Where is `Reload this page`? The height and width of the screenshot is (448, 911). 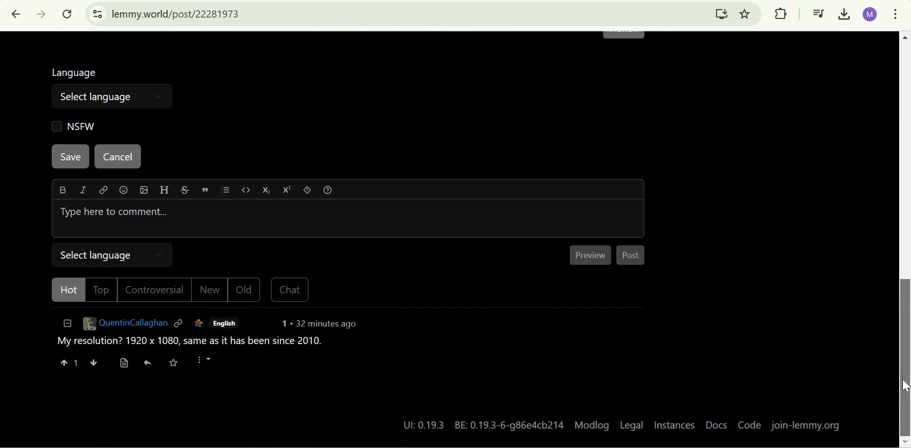
Reload this page is located at coordinates (68, 14).